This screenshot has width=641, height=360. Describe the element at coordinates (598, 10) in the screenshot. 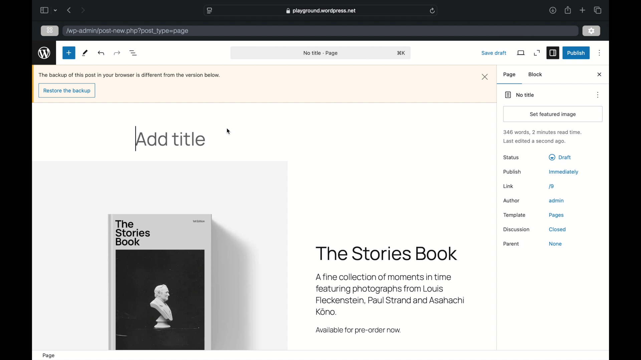

I see `show tab overview` at that location.